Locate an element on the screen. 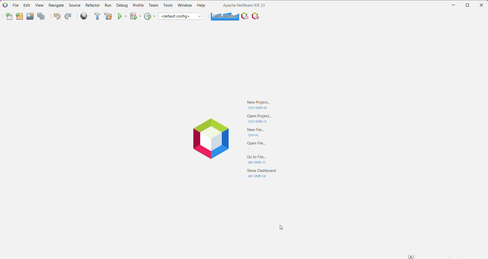  Help is located at coordinates (201, 6).